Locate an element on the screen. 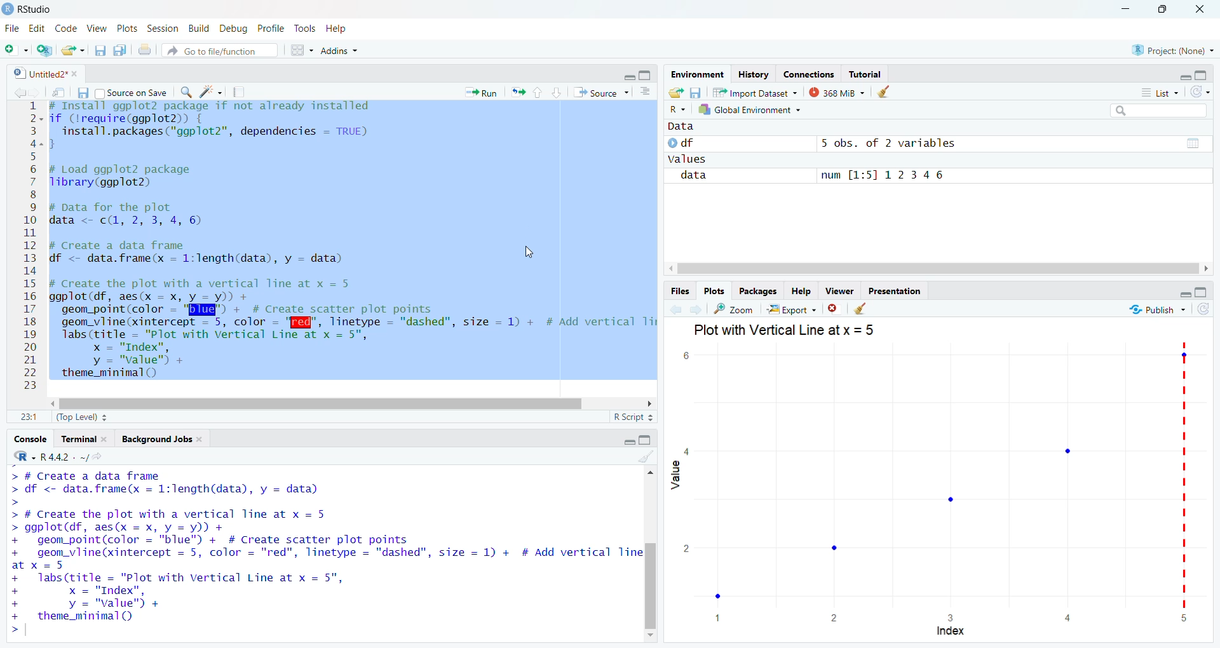 The width and height of the screenshot is (1220, 648). export is located at coordinates (75, 51).